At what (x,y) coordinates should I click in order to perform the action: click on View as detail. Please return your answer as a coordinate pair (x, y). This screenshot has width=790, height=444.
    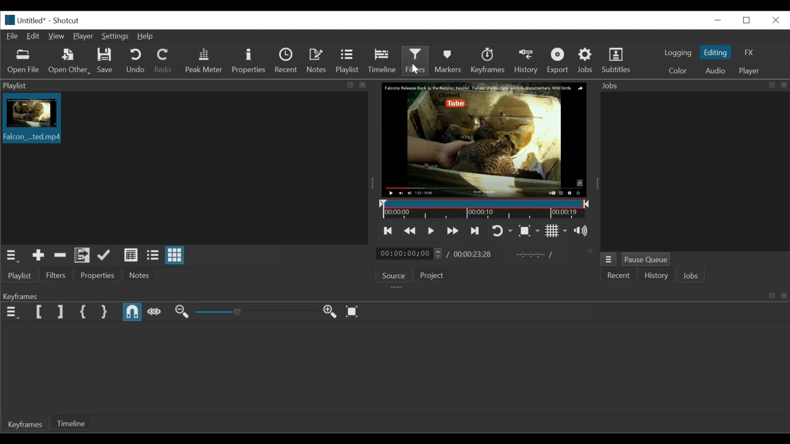
    Looking at the image, I should click on (132, 255).